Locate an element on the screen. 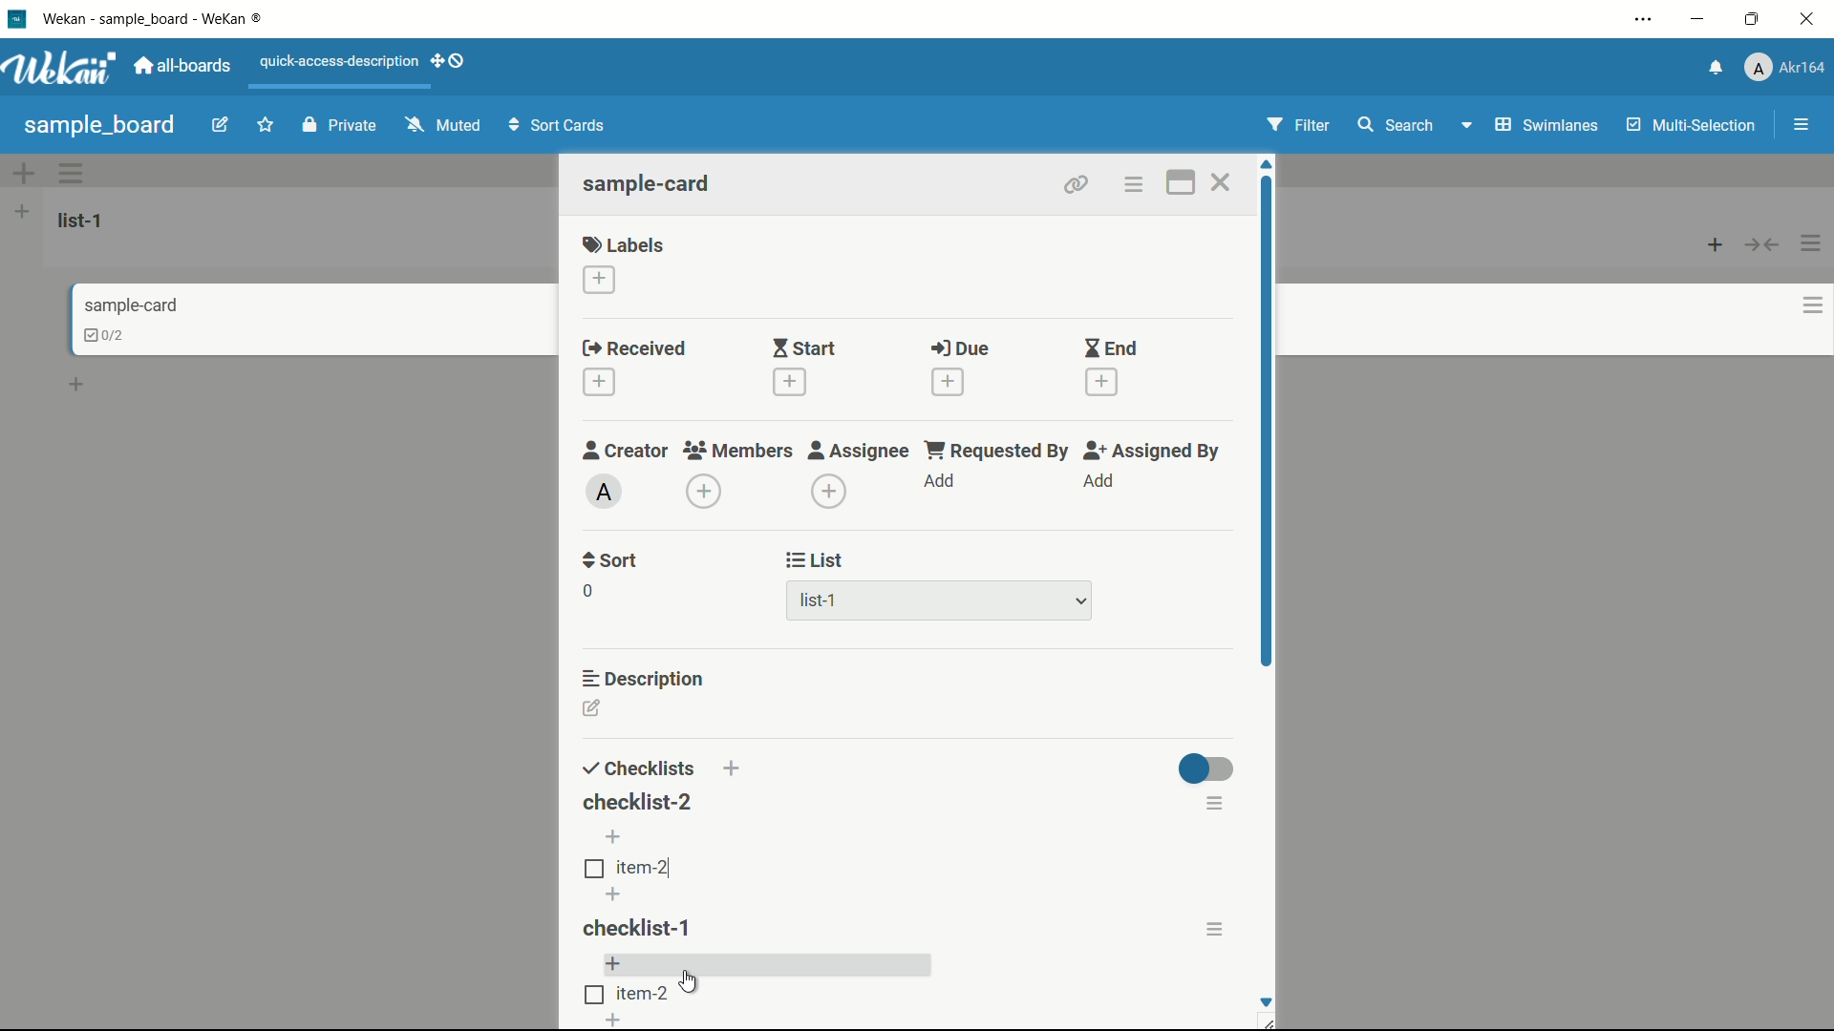 This screenshot has width=1834, height=1031. app logo is located at coordinates (59, 68).